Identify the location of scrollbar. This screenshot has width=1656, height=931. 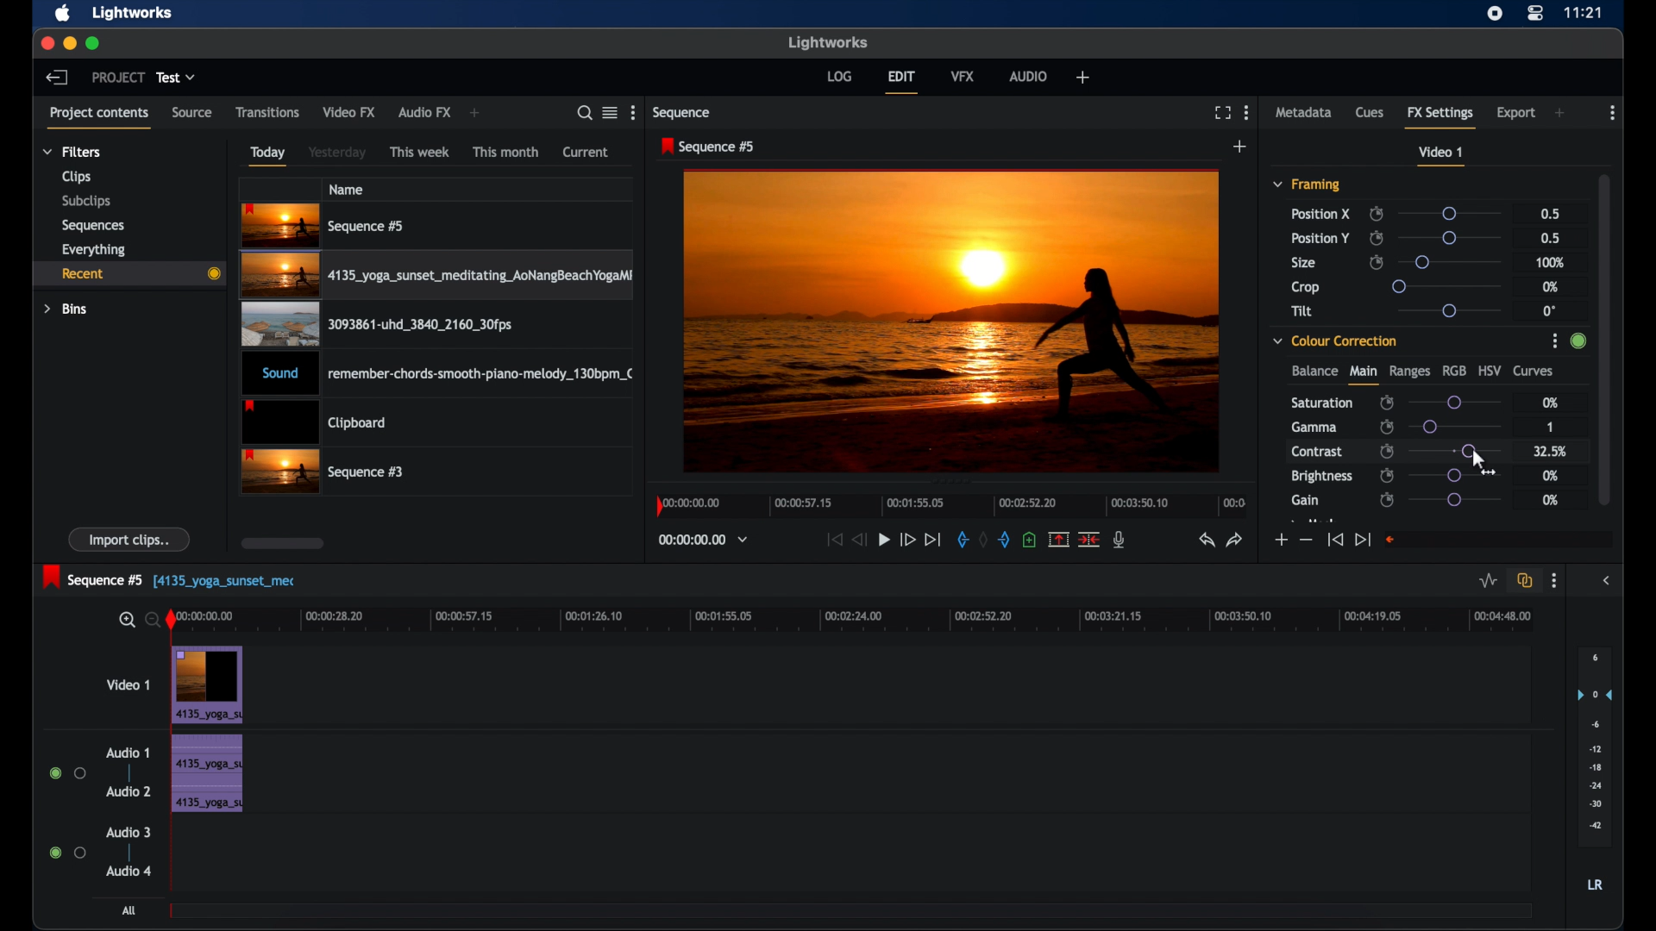
(1607, 337).